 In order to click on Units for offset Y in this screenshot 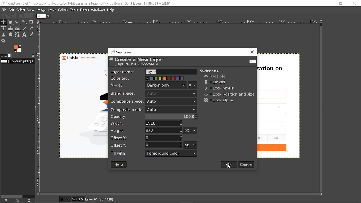, I will do `click(191, 145)`.